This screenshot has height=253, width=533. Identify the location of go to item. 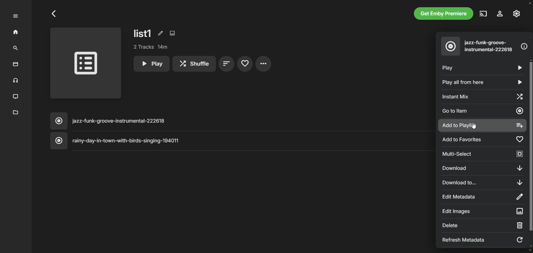
(483, 112).